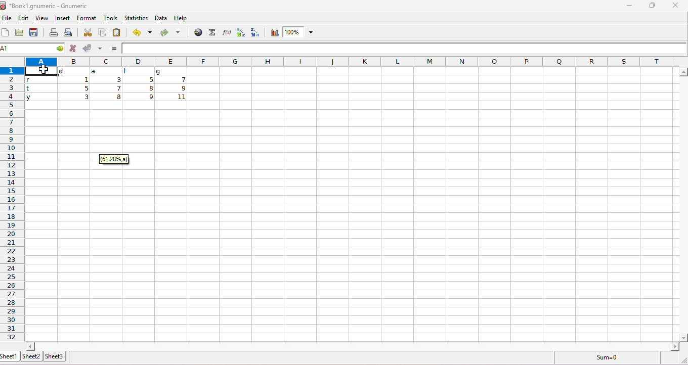  What do you see at coordinates (628, 7) in the screenshot?
I see `minimize` at bounding box center [628, 7].